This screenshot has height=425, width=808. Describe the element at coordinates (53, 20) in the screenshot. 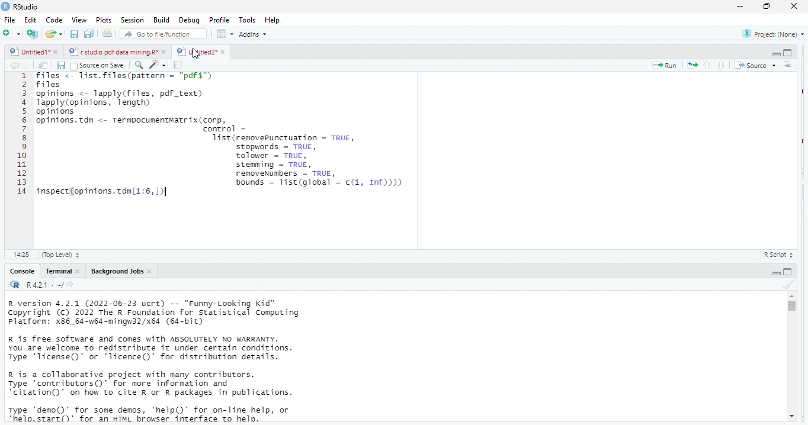

I see `code` at that location.